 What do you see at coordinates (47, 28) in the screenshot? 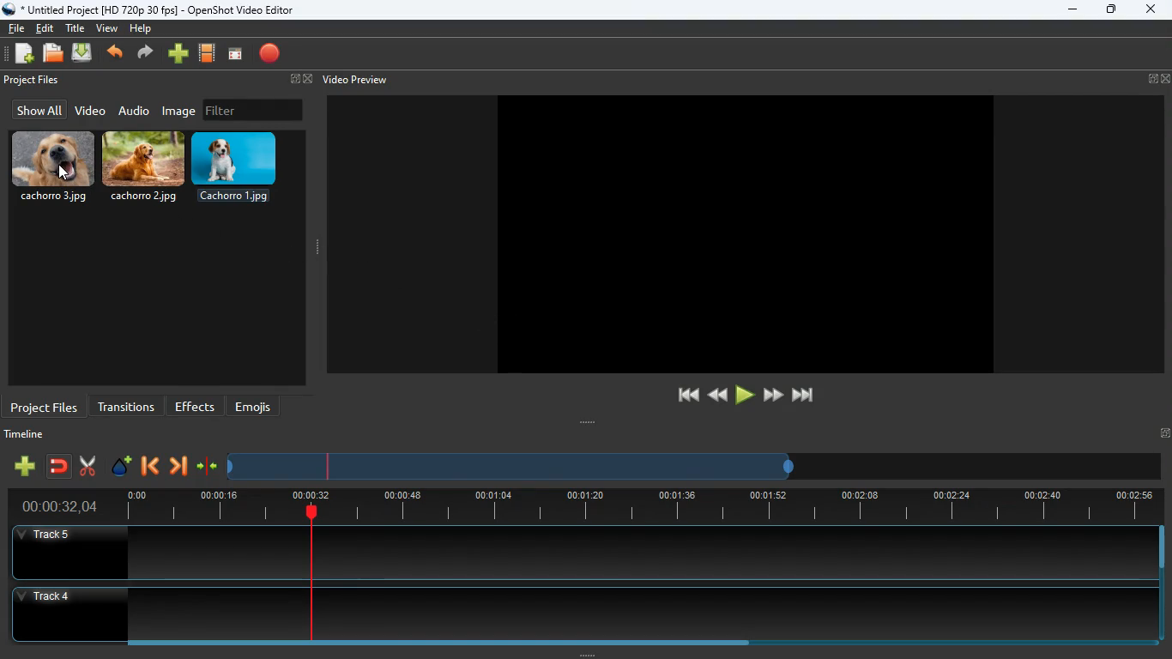
I see `edit` at bounding box center [47, 28].